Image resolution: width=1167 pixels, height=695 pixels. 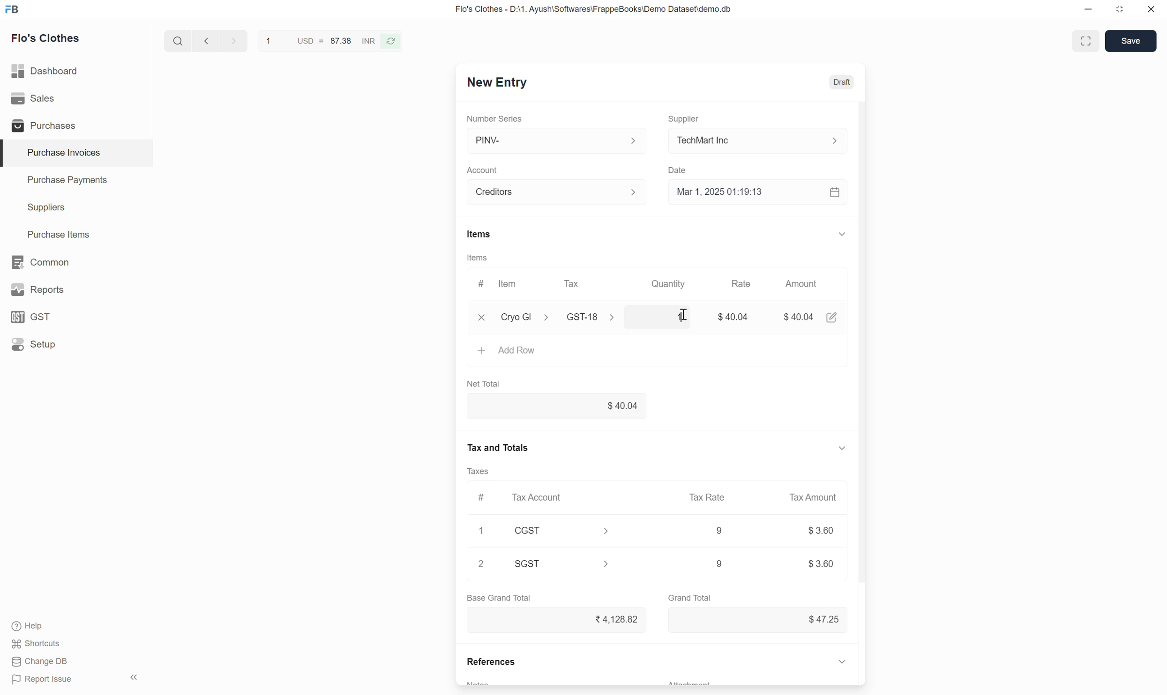 What do you see at coordinates (477, 258) in the screenshot?
I see `Items` at bounding box center [477, 258].